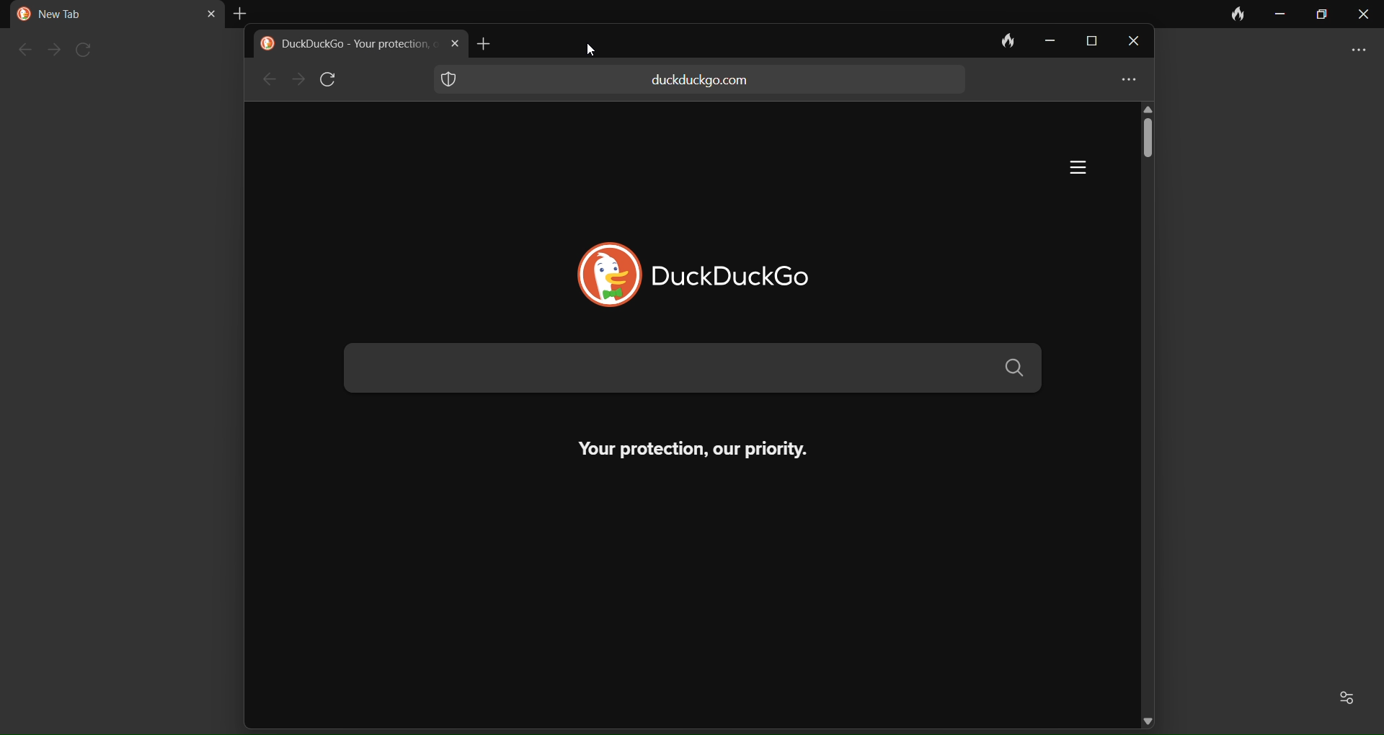  Describe the element at coordinates (691, 369) in the screenshot. I see `search bar` at that location.